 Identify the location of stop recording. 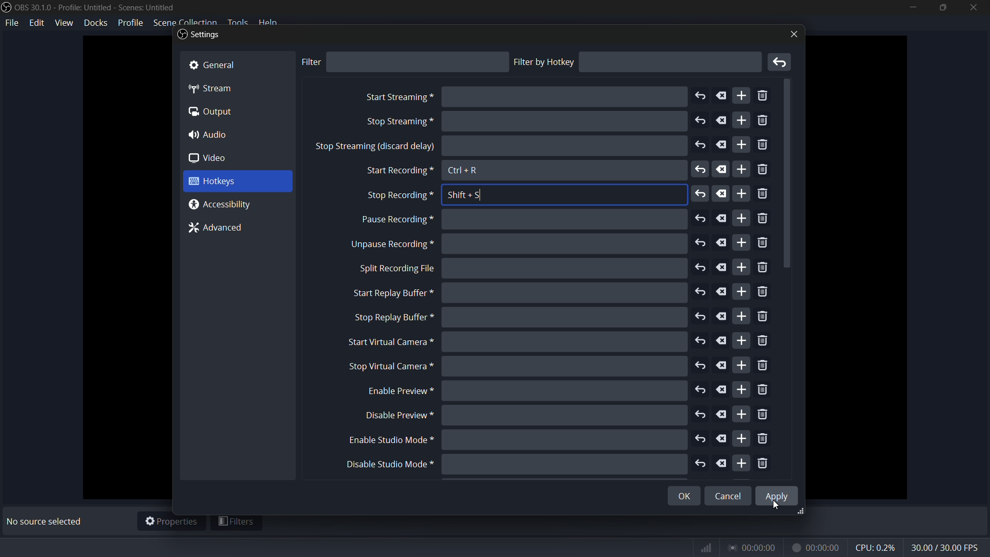
(399, 196).